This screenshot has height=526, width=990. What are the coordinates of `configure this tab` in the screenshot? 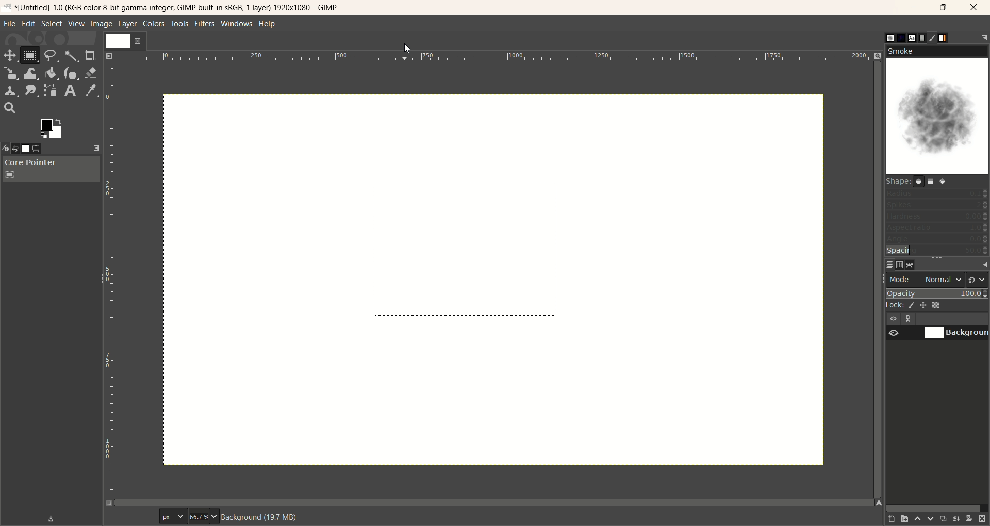 It's located at (984, 264).